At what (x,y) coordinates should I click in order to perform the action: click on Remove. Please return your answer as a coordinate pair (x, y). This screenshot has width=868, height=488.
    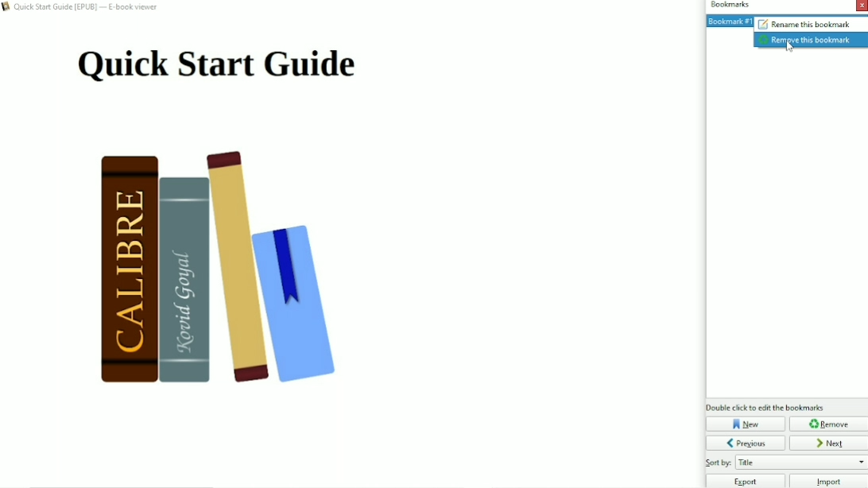
    Looking at the image, I should click on (830, 424).